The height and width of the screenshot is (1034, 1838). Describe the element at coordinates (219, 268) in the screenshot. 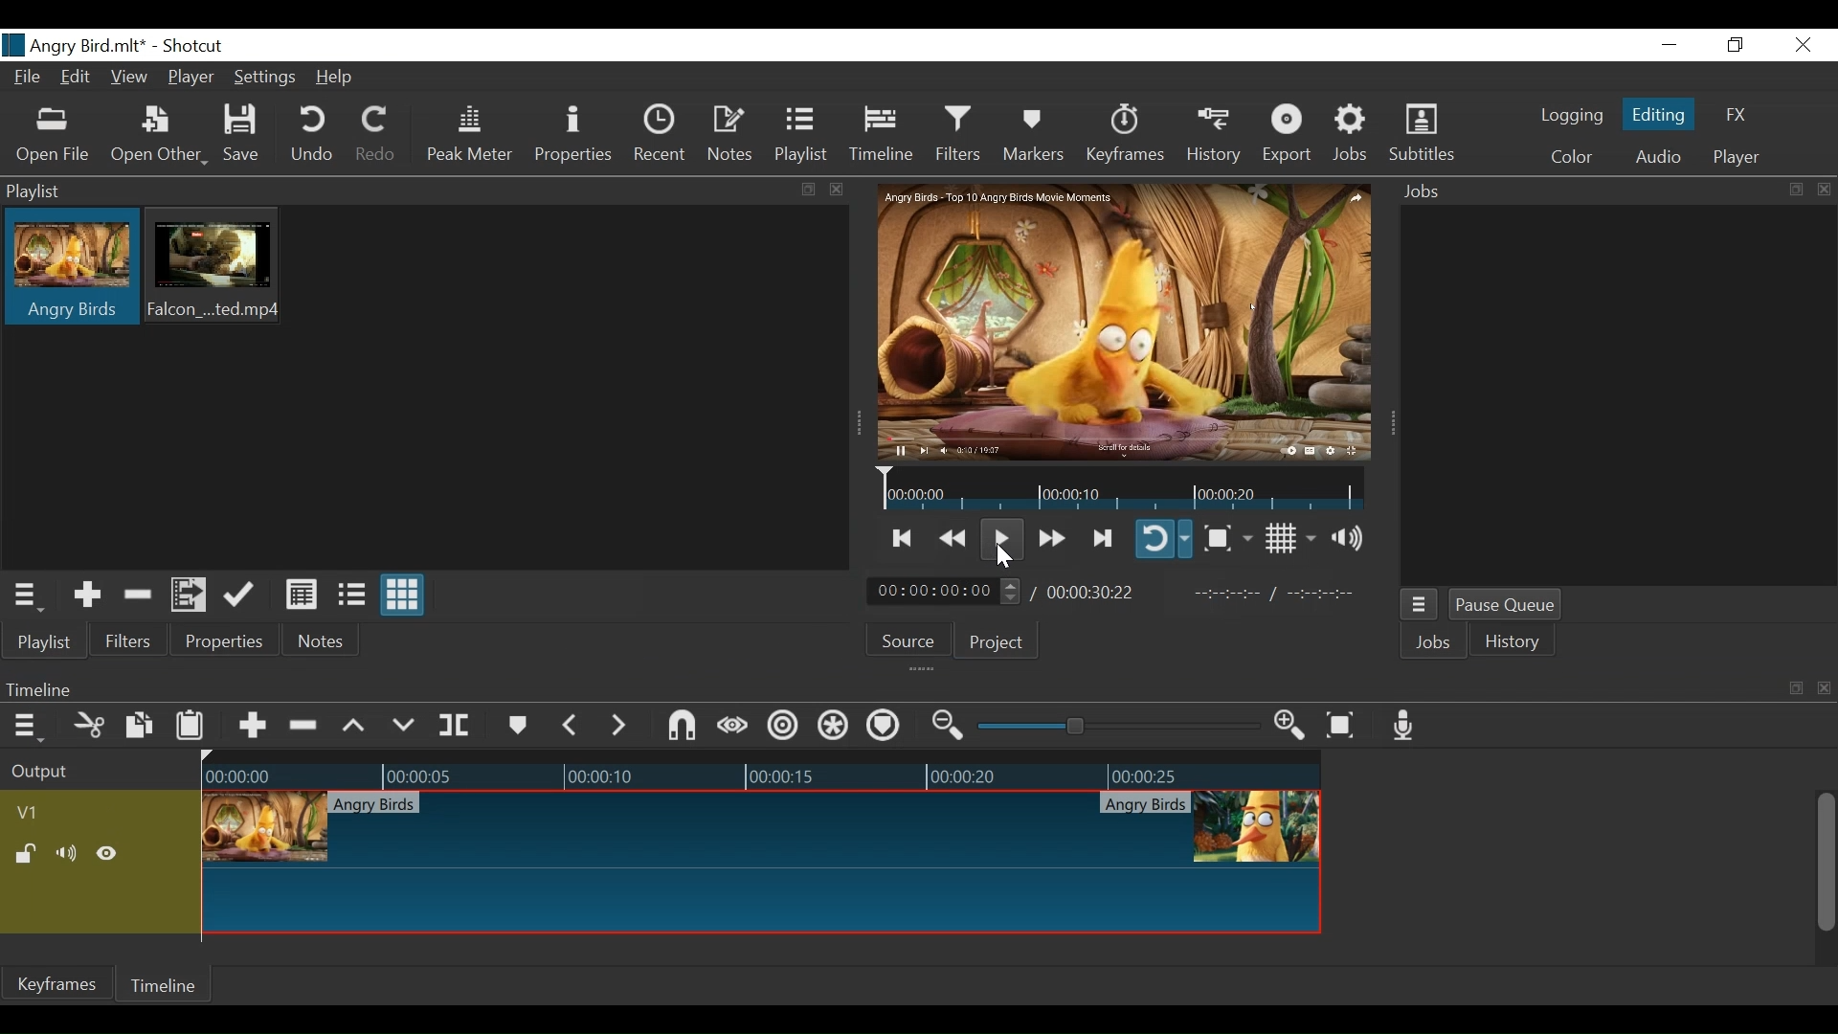

I see `Clip` at that location.